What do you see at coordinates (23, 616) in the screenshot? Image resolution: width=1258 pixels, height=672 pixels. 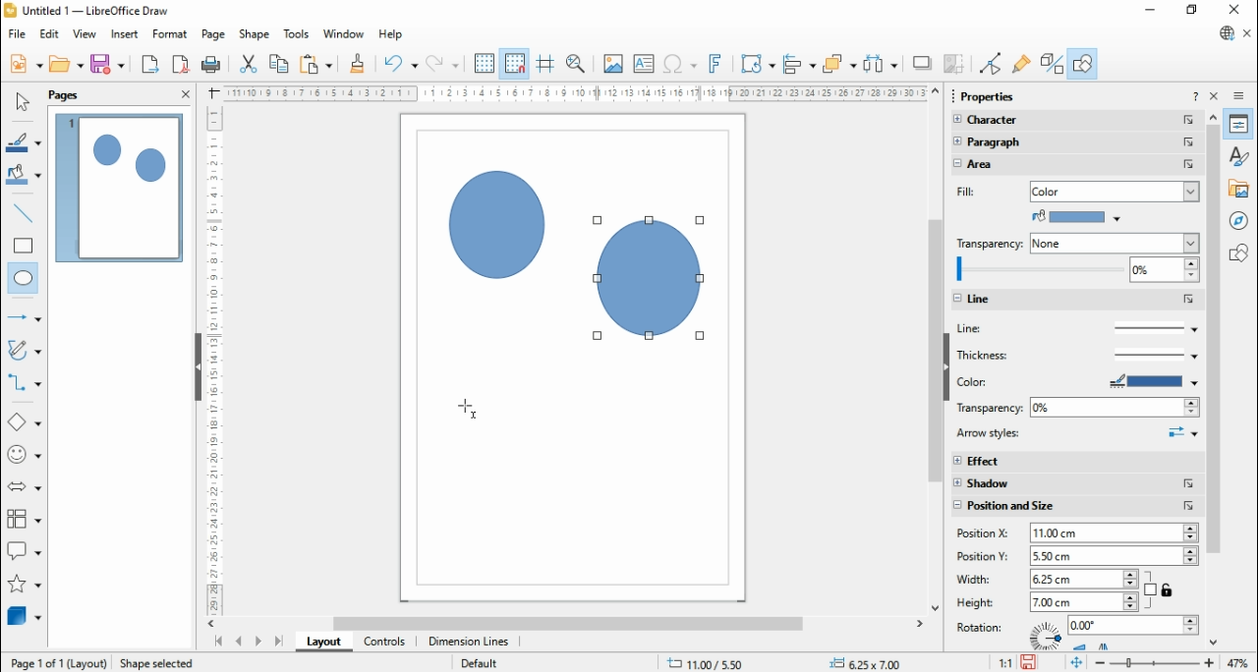 I see `3D Objects` at bounding box center [23, 616].